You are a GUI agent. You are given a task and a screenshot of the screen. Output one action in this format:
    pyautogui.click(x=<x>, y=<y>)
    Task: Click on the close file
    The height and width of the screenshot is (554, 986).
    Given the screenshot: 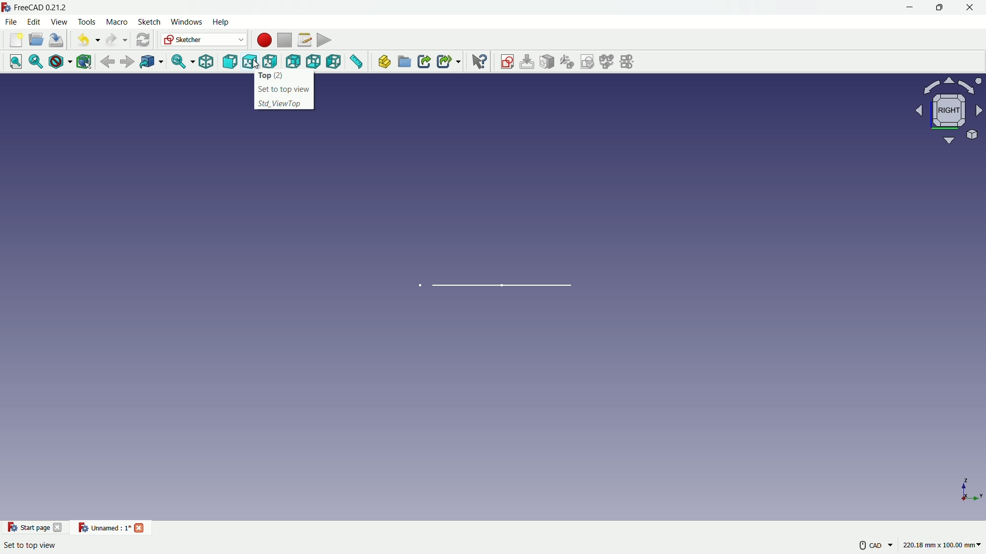 What is the action you would take?
    pyautogui.click(x=140, y=527)
    